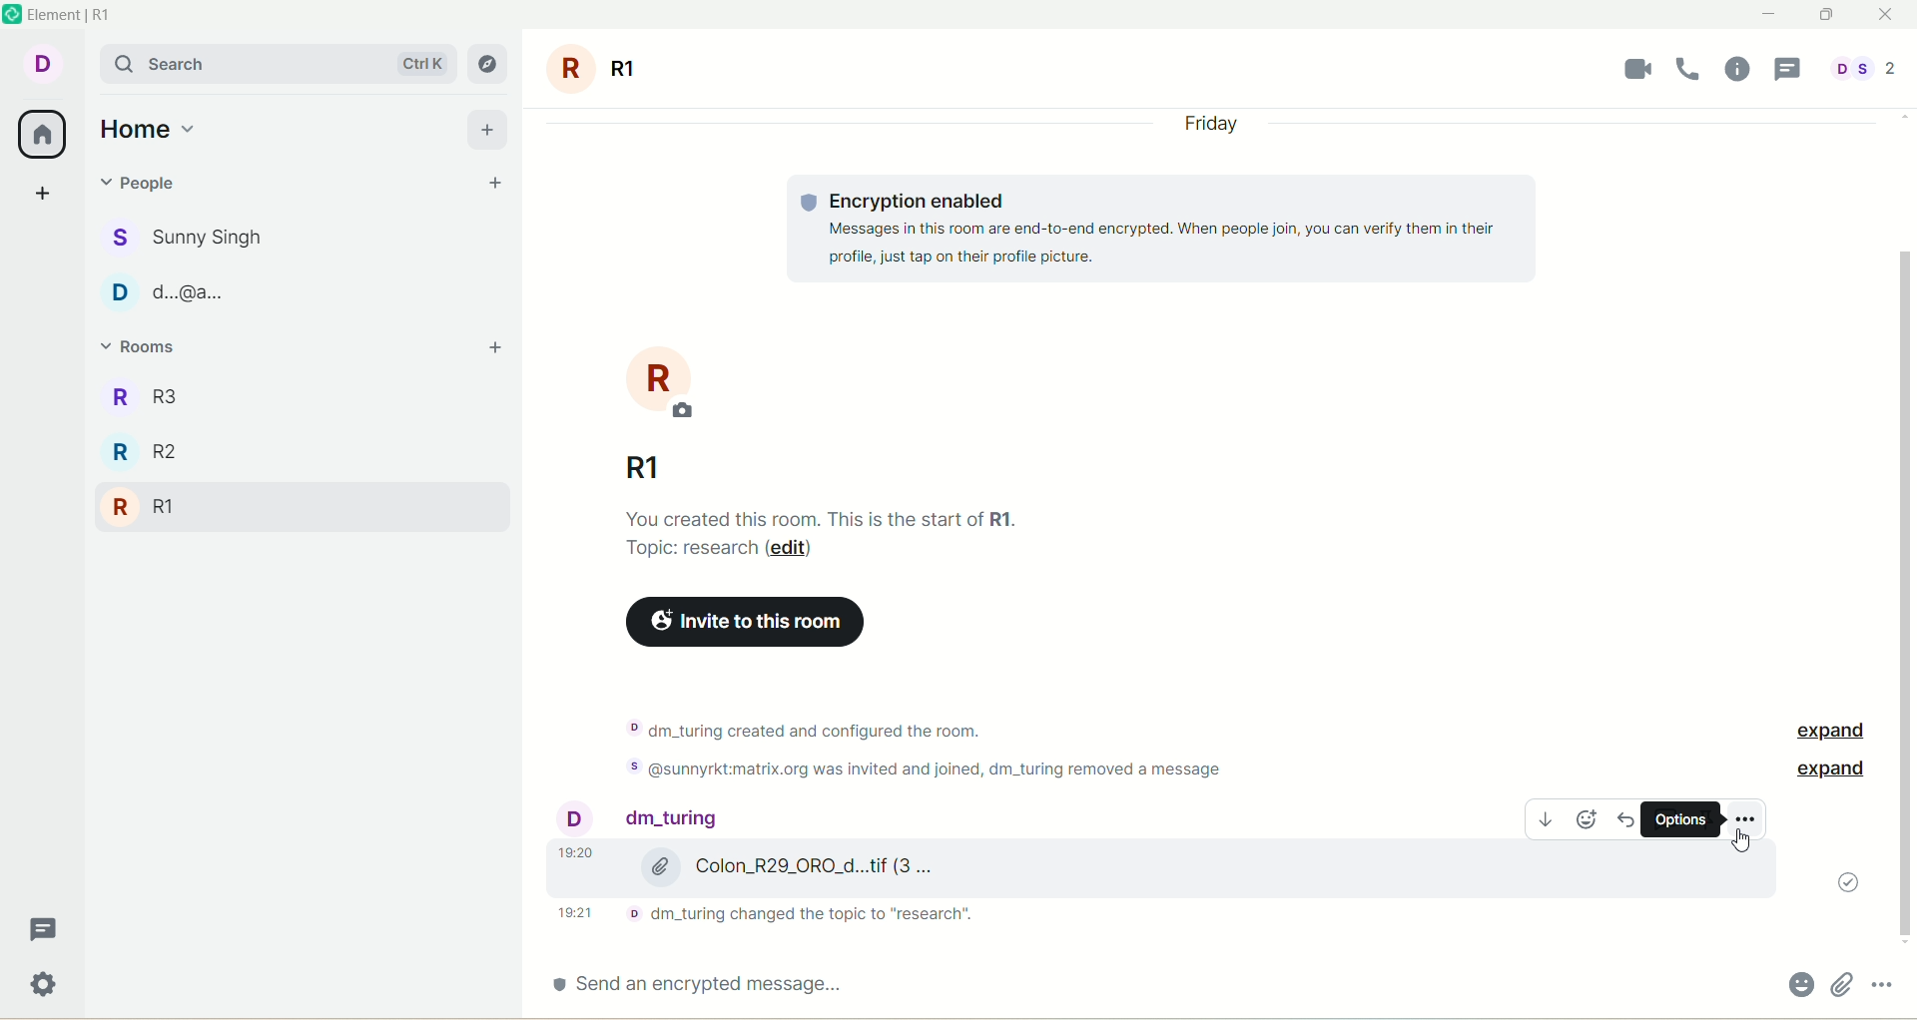 The image size is (1917, 1020). What do you see at coordinates (734, 984) in the screenshot?
I see `send an encrypted message` at bounding box center [734, 984].